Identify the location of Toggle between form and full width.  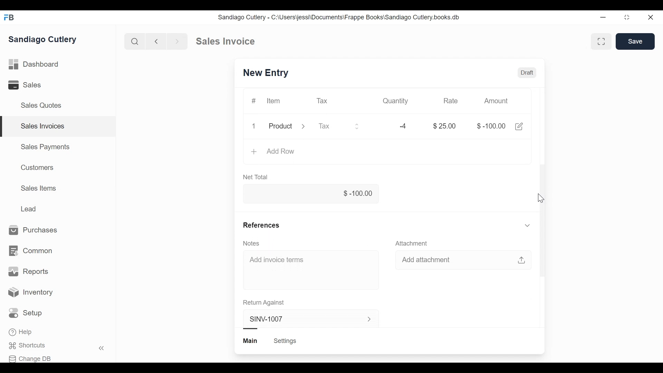
(602, 41).